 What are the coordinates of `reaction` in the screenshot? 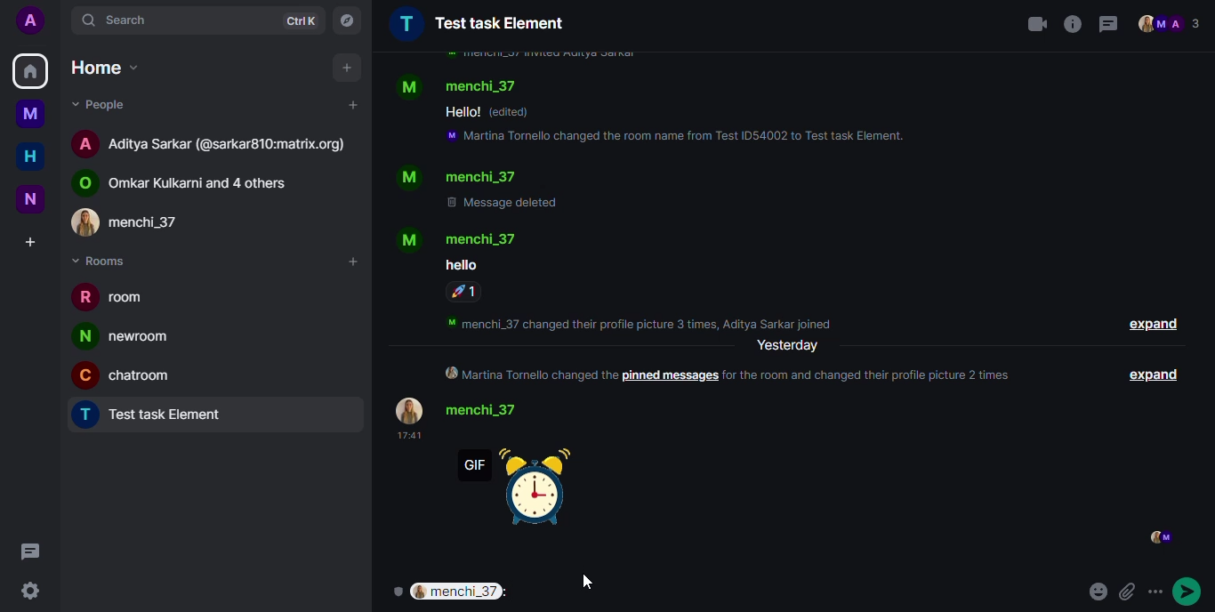 It's located at (465, 292).